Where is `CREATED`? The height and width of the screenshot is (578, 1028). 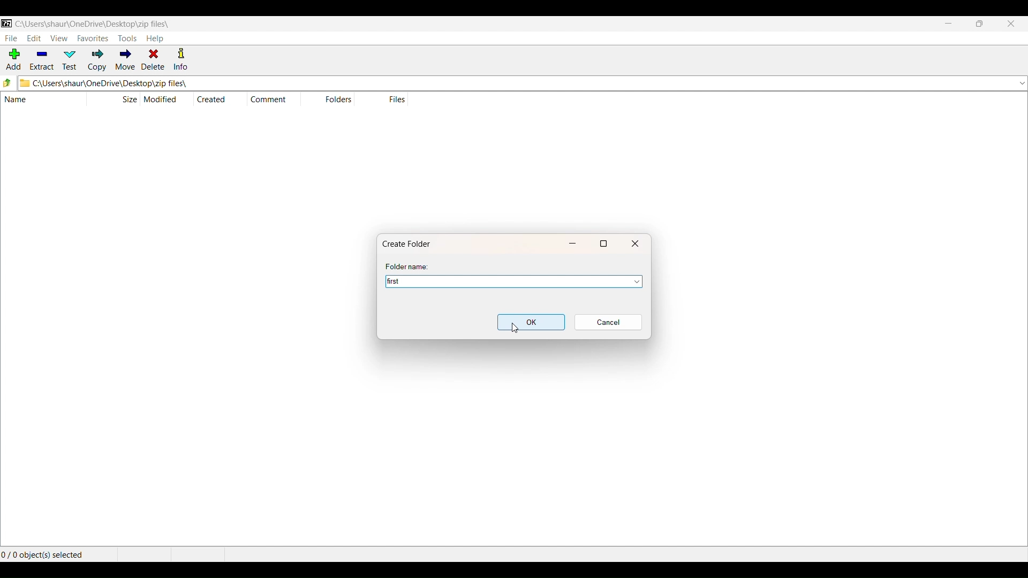
CREATED is located at coordinates (211, 99).